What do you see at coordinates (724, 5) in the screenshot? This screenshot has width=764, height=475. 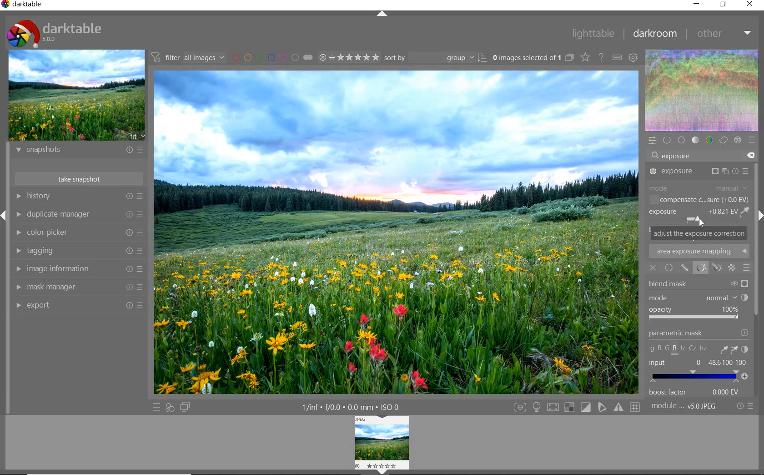 I see `restore` at bounding box center [724, 5].